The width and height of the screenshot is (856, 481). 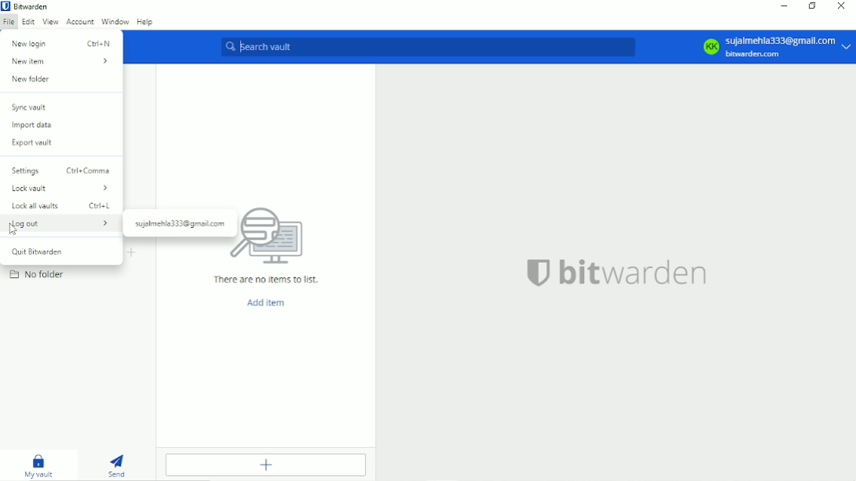 What do you see at coordinates (37, 143) in the screenshot?
I see `Export vault` at bounding box center [37, 143].